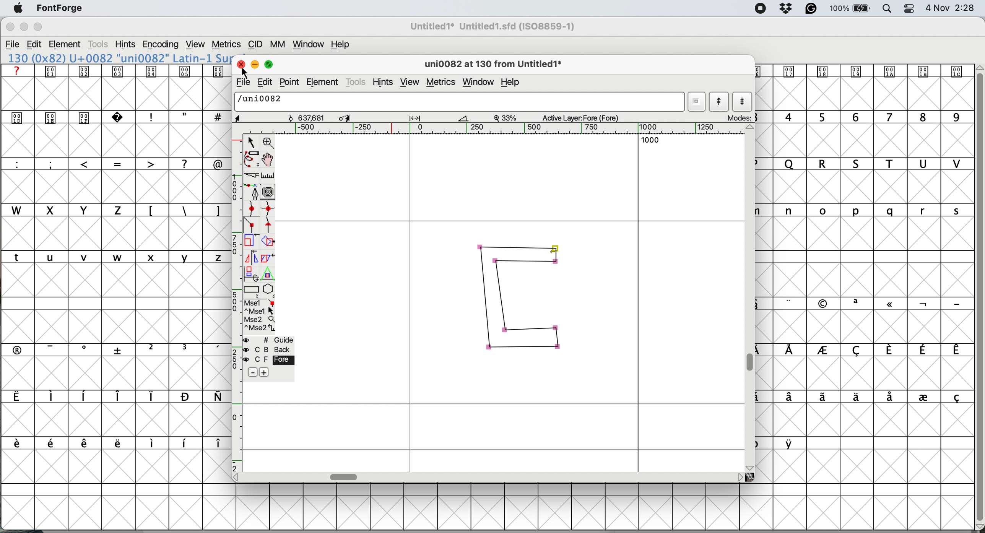 The width and height of the screenshot is (985, 533). Describe the element at coordinates (738, 117) in the screenshot. I see `mode` at that location.